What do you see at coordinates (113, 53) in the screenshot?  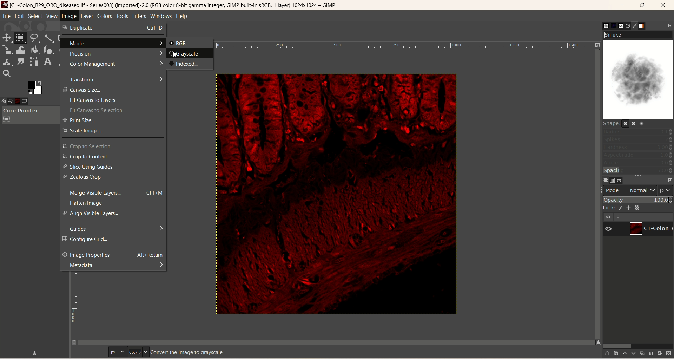 I see `precision` at bounding box center [113, 53].